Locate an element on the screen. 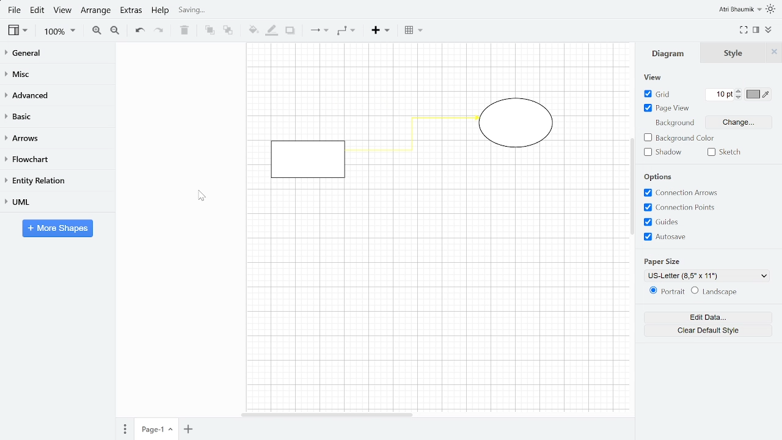 This screenshot has width=782, height=440. Paper view is located at coordinates (666, 108).